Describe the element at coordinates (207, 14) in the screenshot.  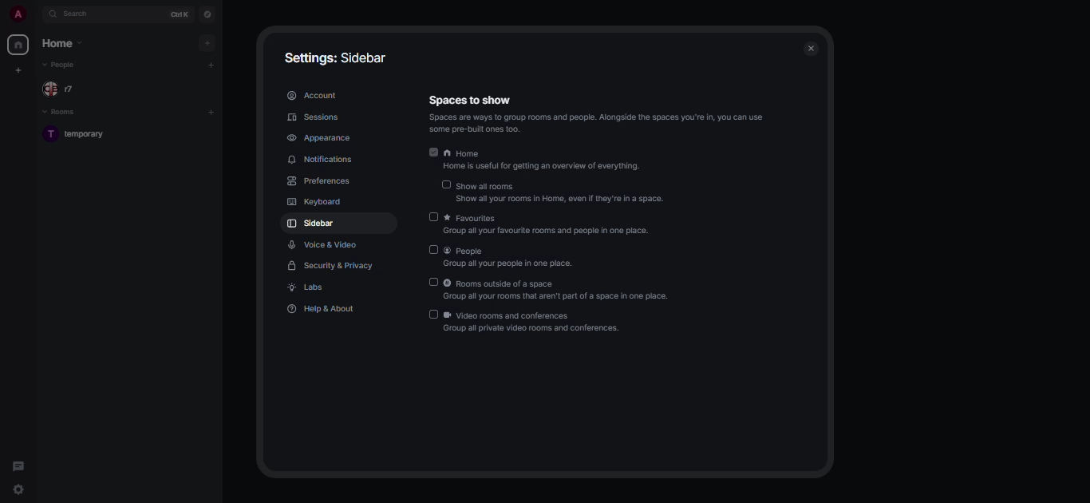
I see `navigator` at that location.